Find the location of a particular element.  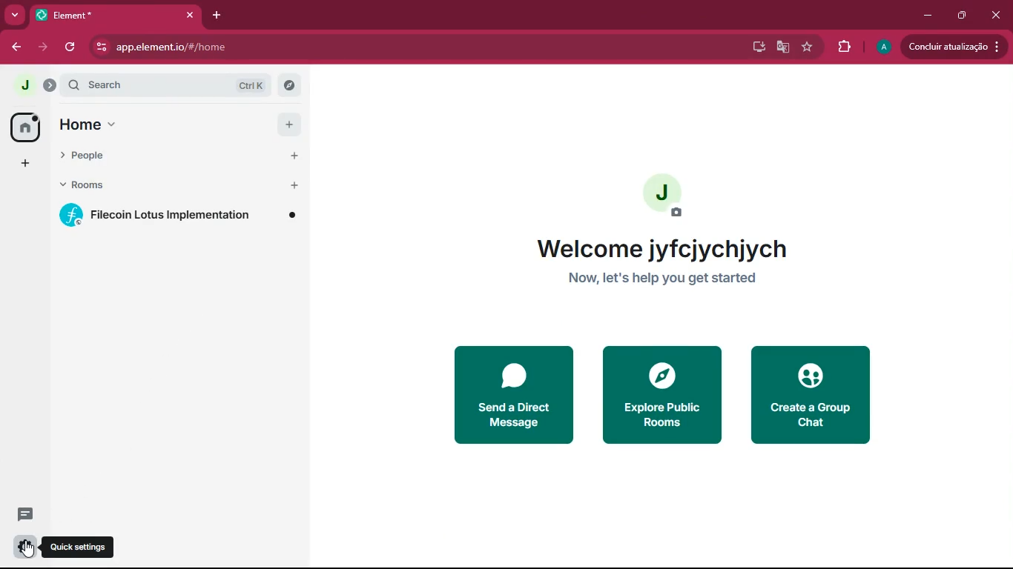

maximize is located at coordinates (965, 14).